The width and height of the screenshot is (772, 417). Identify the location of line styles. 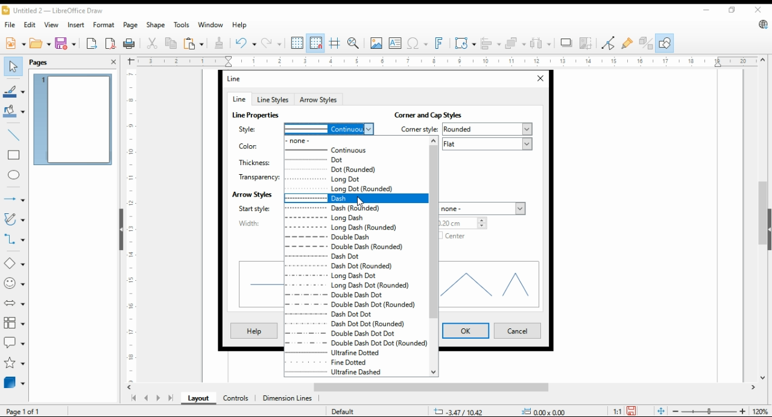
(272, 99).